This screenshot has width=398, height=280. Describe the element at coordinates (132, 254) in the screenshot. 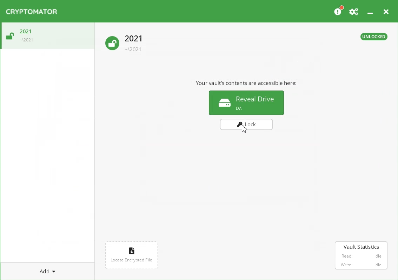

I see `Locate encrypted File` at that location.